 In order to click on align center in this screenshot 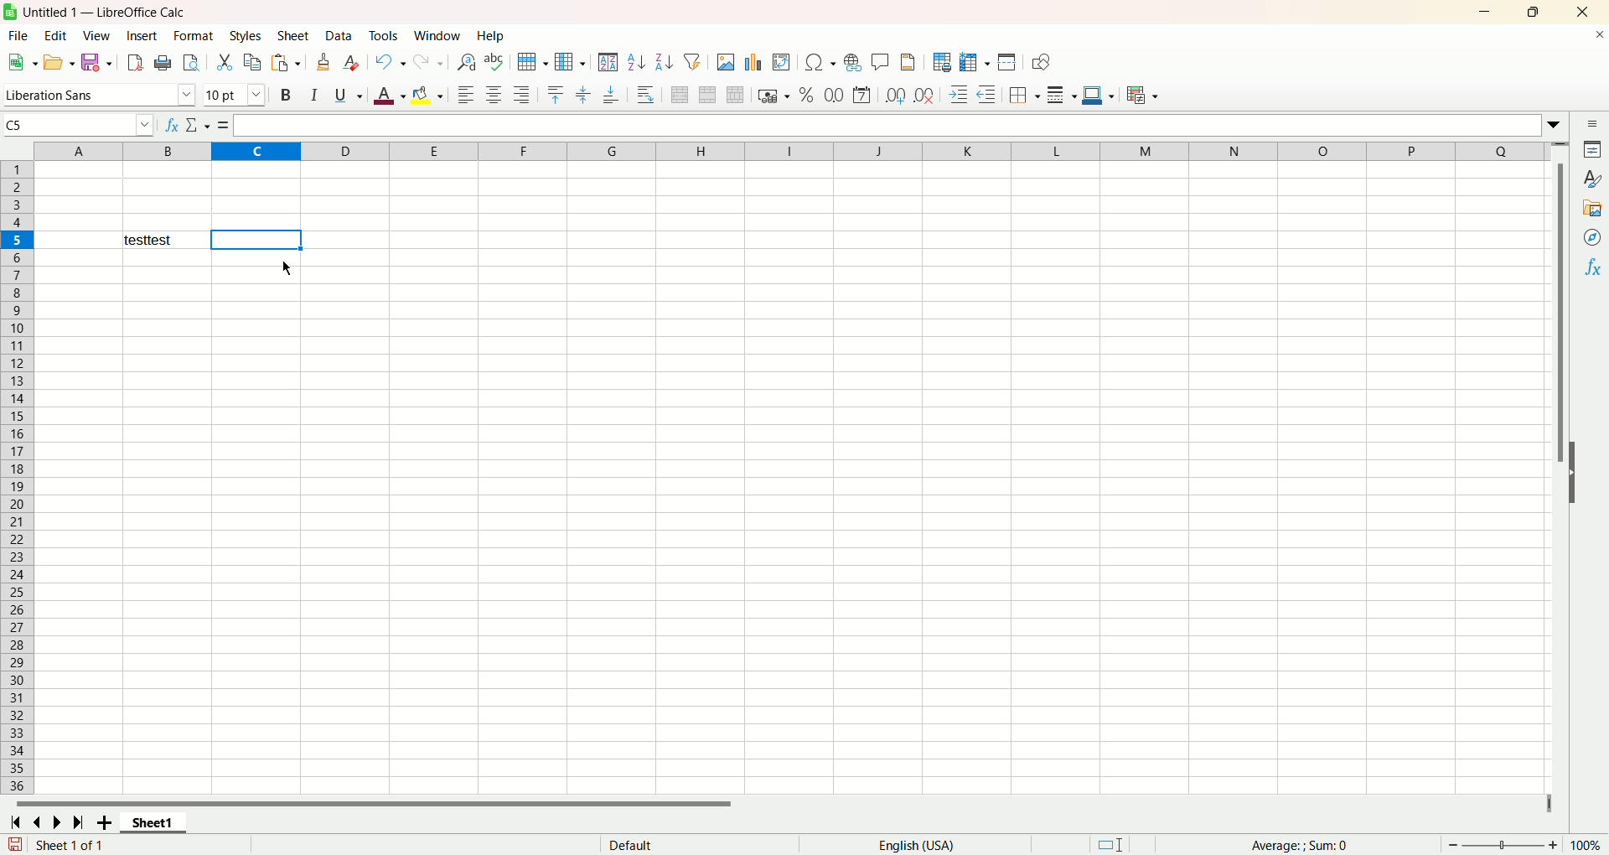, I will do `click(494, 95)`.